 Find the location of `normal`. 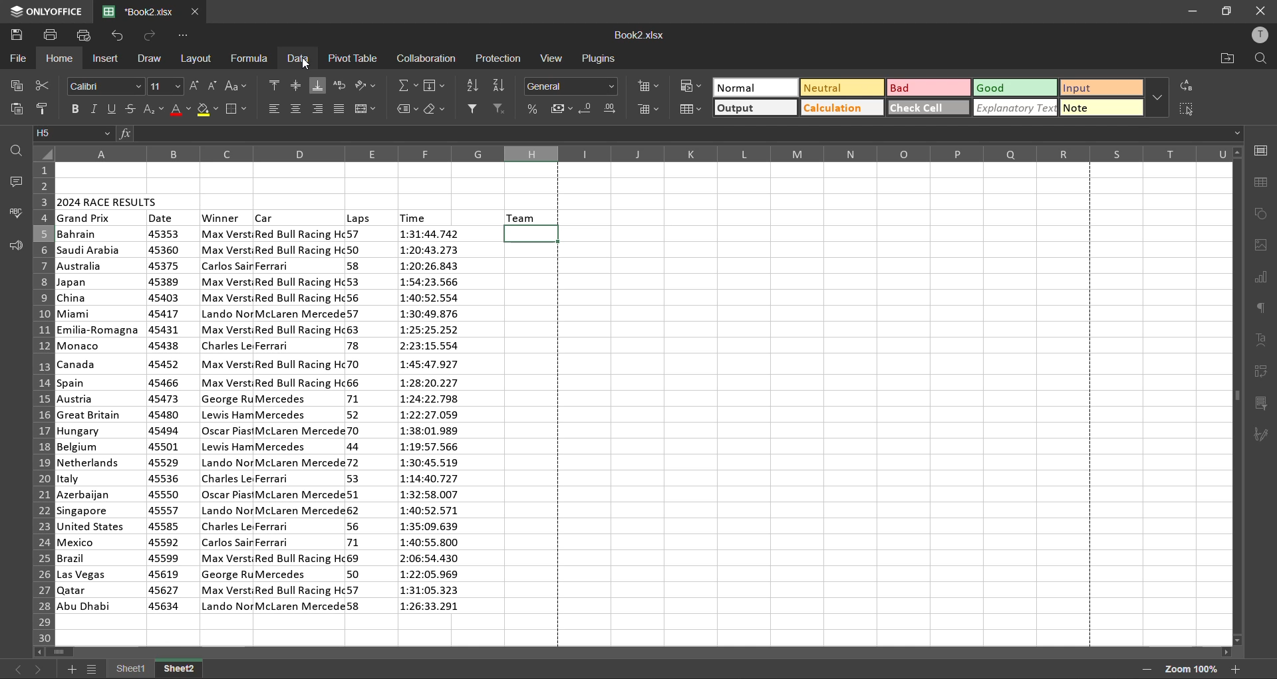

normal is located at coordinates (756, 88).